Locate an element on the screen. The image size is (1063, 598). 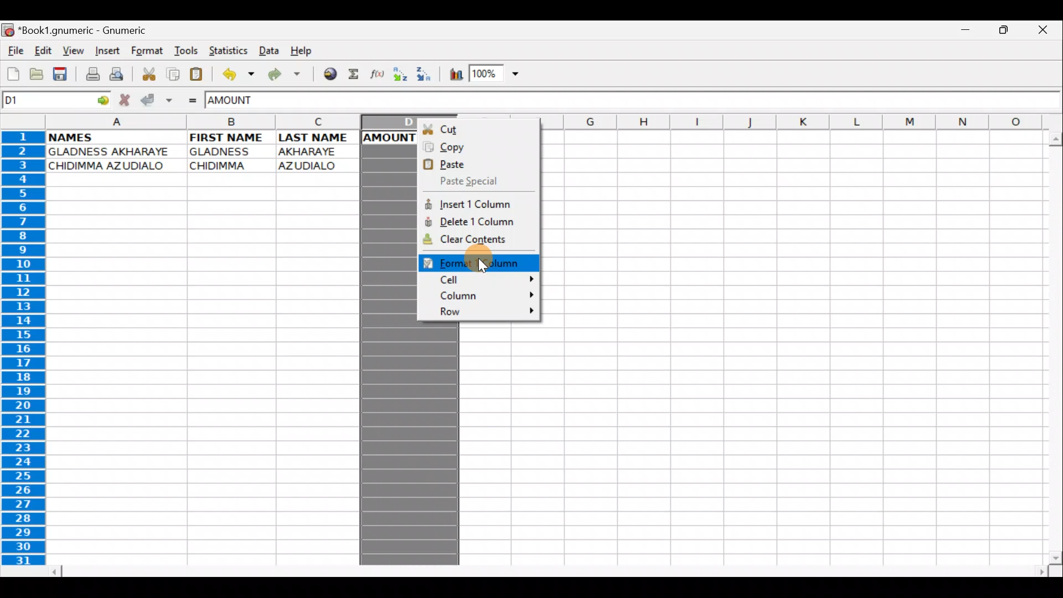
Copy selection is located at coordinates (171, 74).